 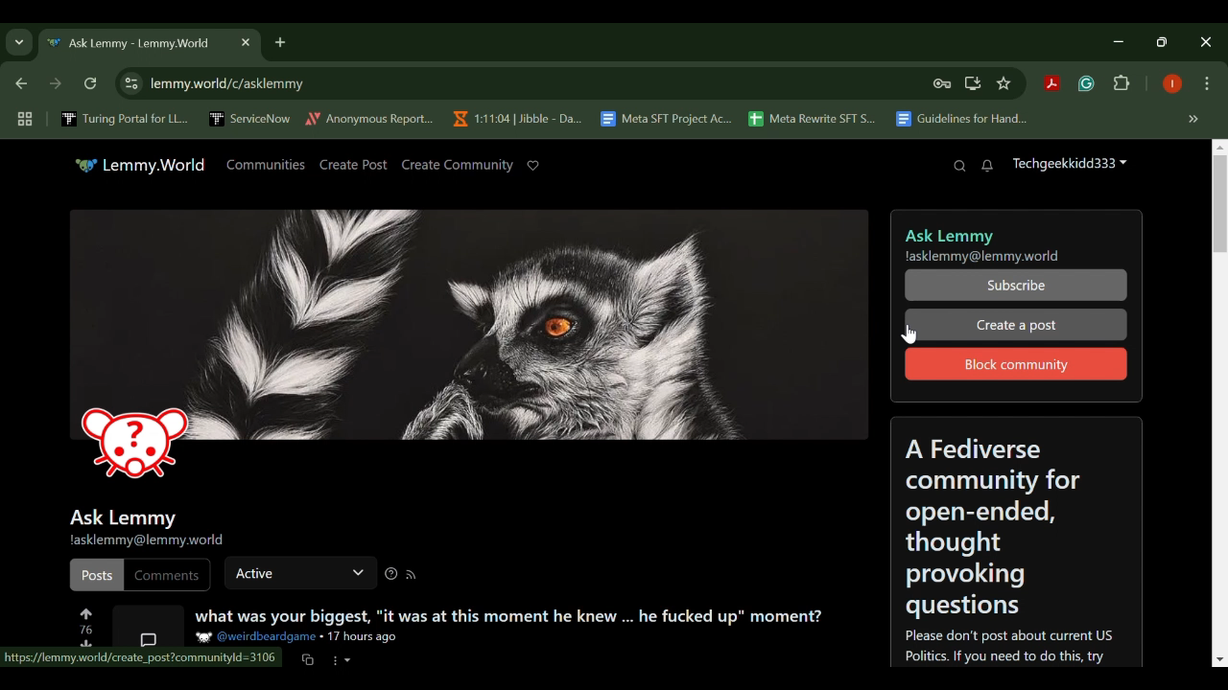 What do you see at coordinates (390, 574) in the screenshot?
I see `Sorting Help` at bounding box center [390, 574].